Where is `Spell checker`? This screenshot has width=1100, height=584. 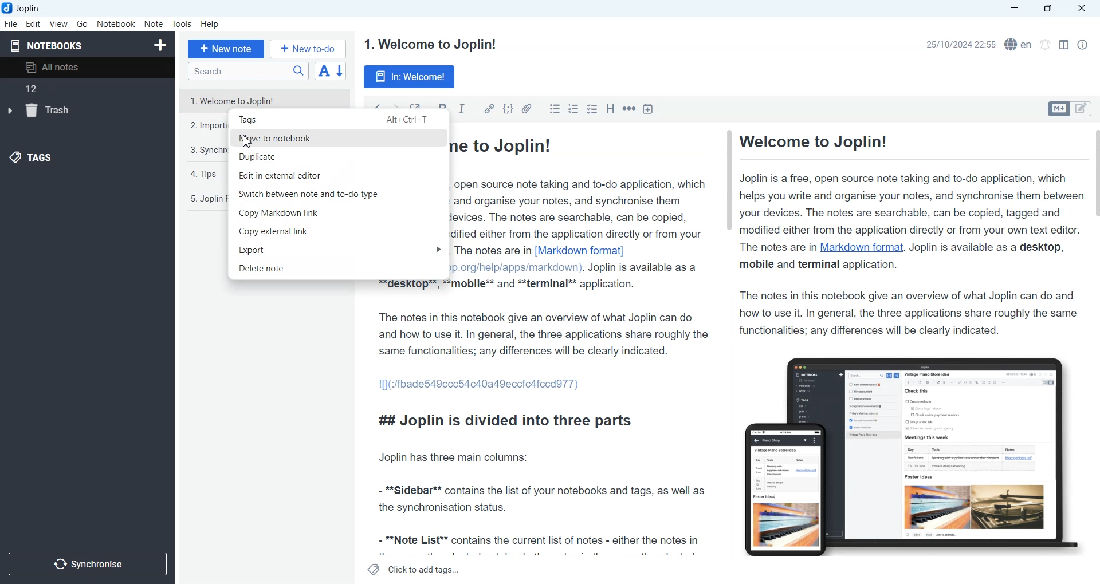 Spell checker is located at coordinates (1019, 44).